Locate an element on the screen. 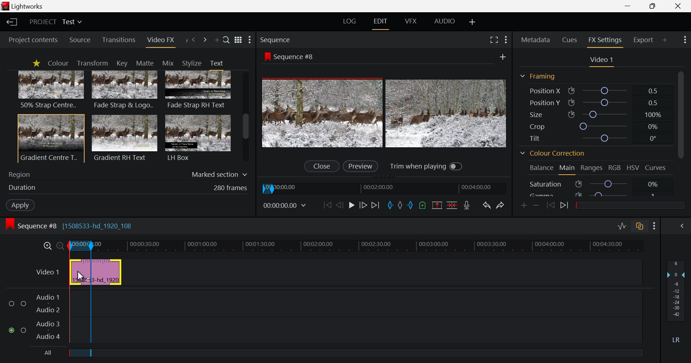 The width and height of the screenshot is (691, 363). Redo is located at coordinates (501, 205).